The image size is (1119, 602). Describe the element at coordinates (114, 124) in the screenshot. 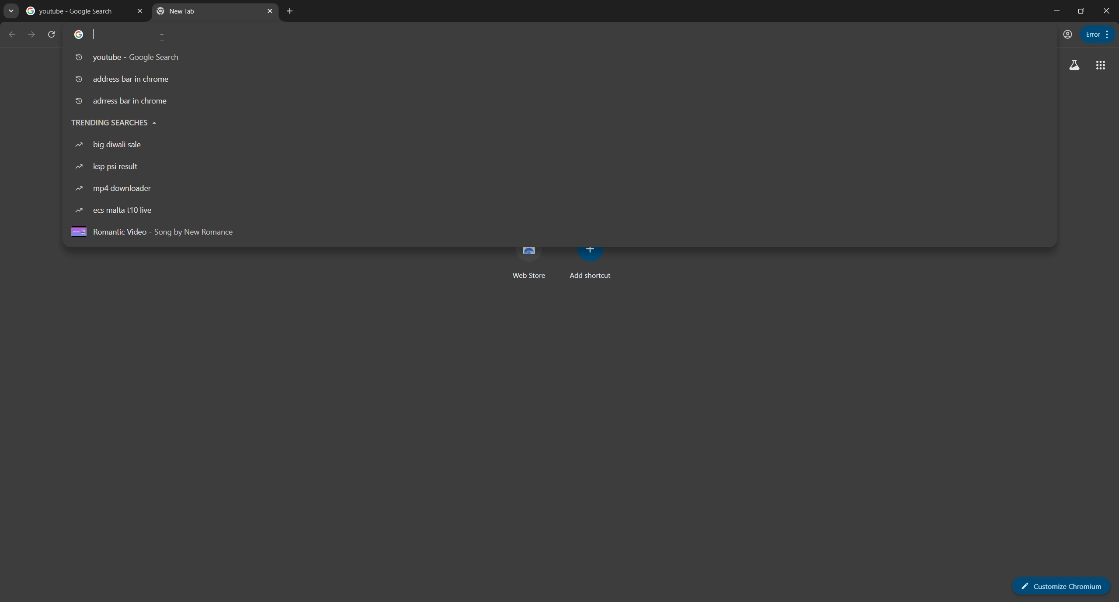

I see `trending searches` at that location.